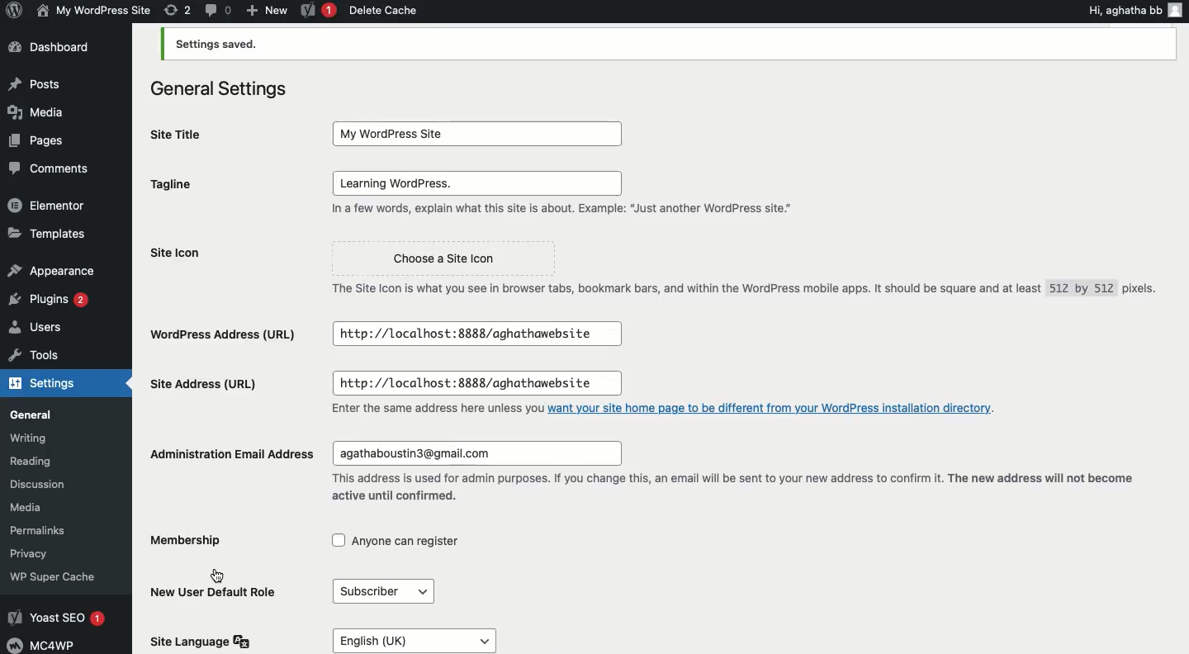  Describe the element at coordinates (50, 329) in the screenshot. I see `Users` at that location.